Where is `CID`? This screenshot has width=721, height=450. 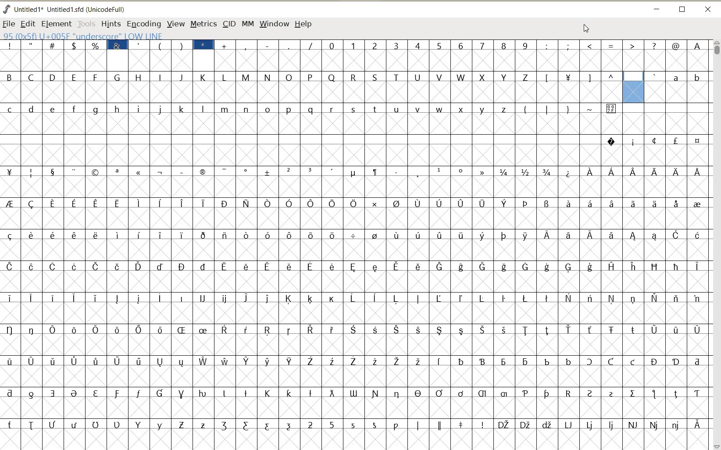
CID is located at coordinates (229, 25).